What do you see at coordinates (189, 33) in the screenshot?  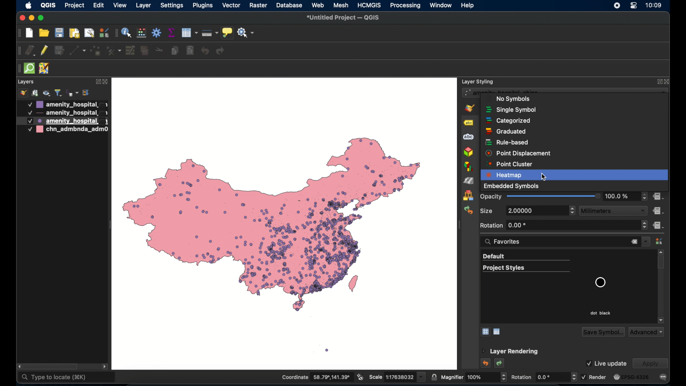 I see `open attribute table` at bounding box center [189, 33].